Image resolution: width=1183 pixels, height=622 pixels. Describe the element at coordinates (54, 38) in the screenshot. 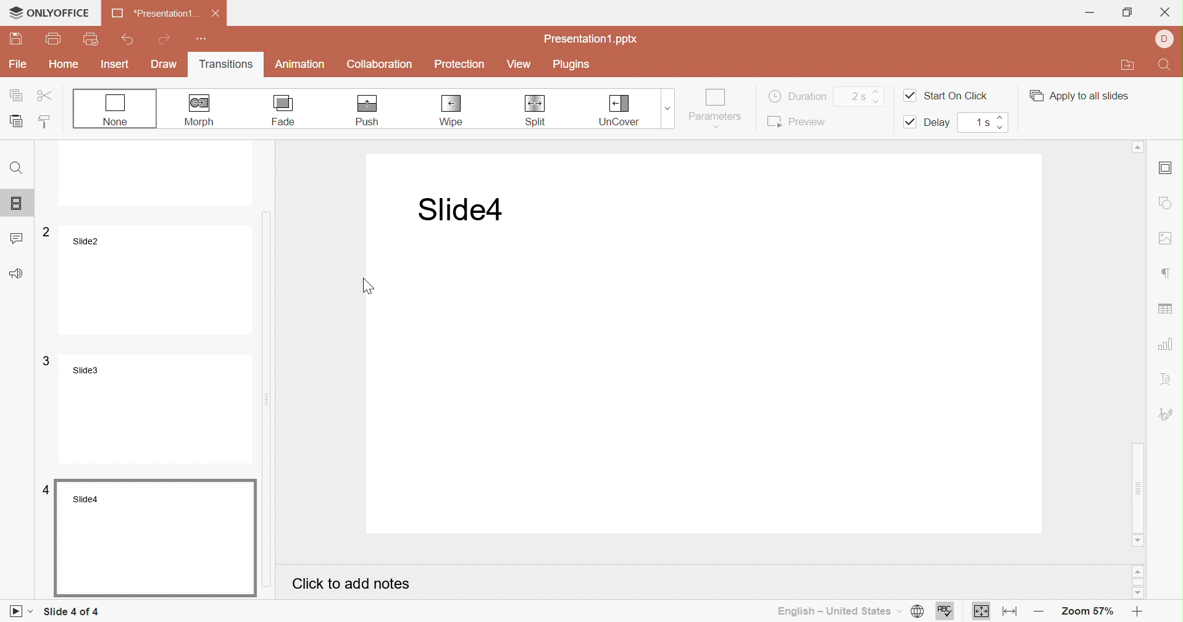

I see `Print file` at that location.